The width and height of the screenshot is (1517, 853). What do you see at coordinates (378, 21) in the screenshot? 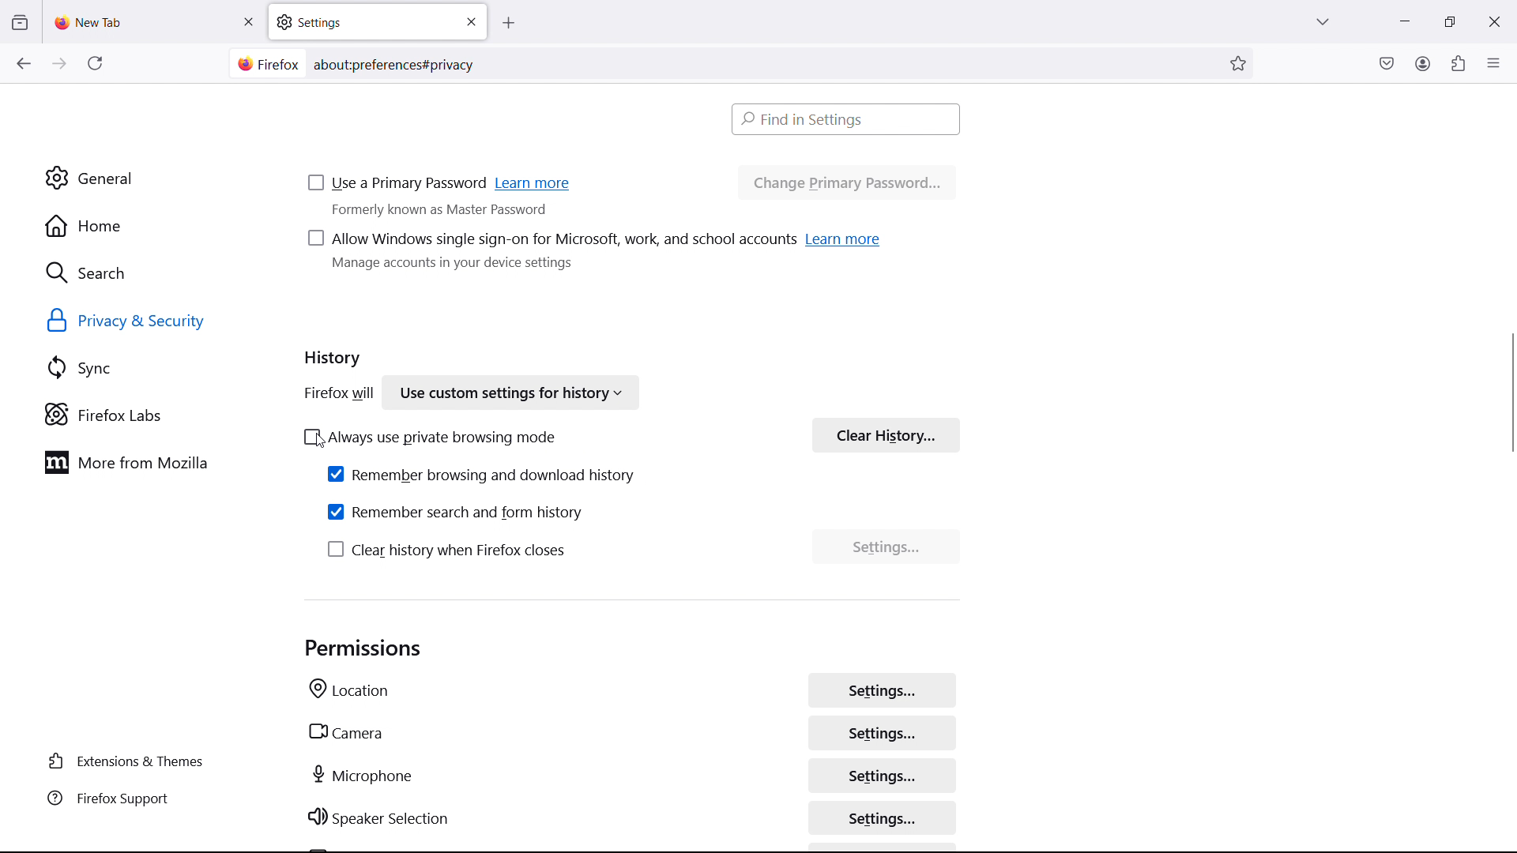
I see `settings tab` at bounding box center [378, 21].